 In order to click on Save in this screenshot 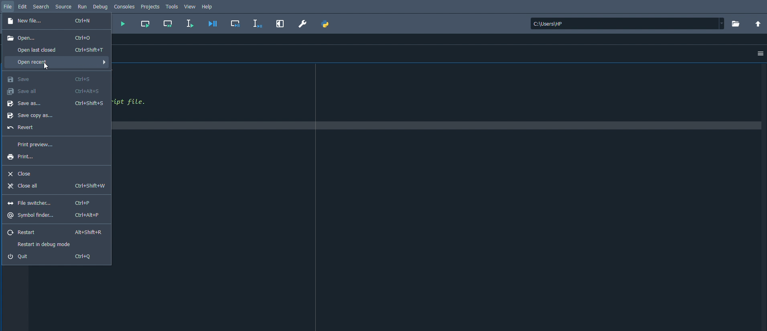, I will do `click(49, 79)`.